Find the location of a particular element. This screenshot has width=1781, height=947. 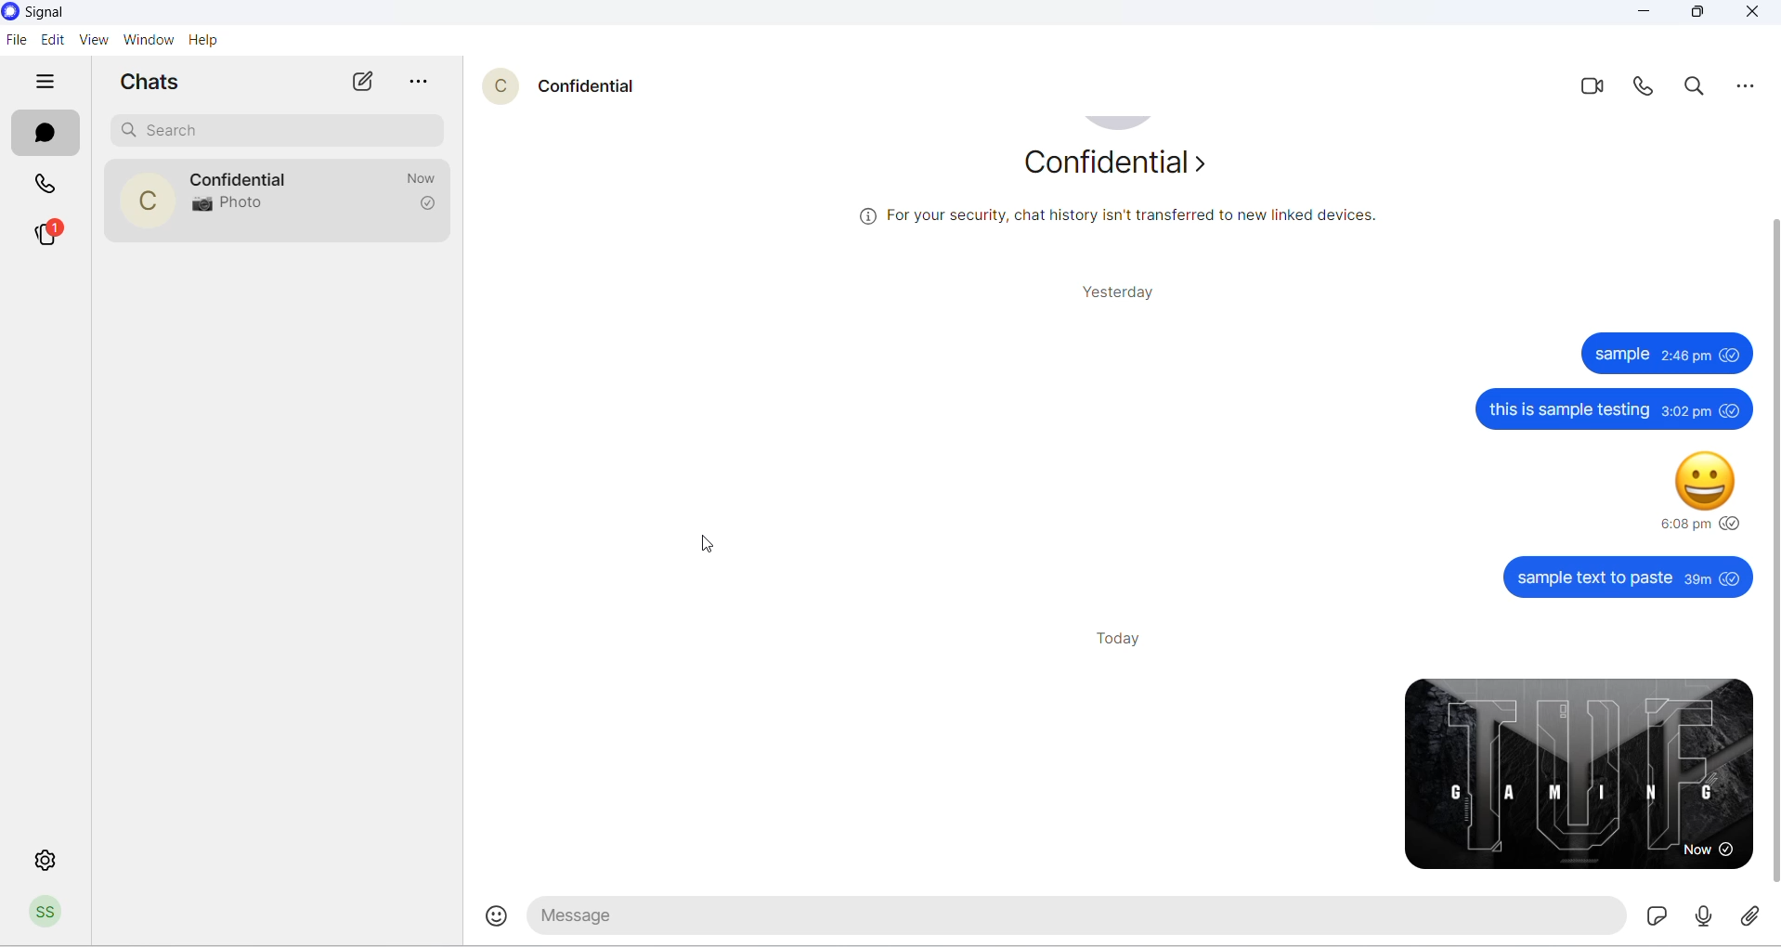

hide is located at coordinates (44, 83).